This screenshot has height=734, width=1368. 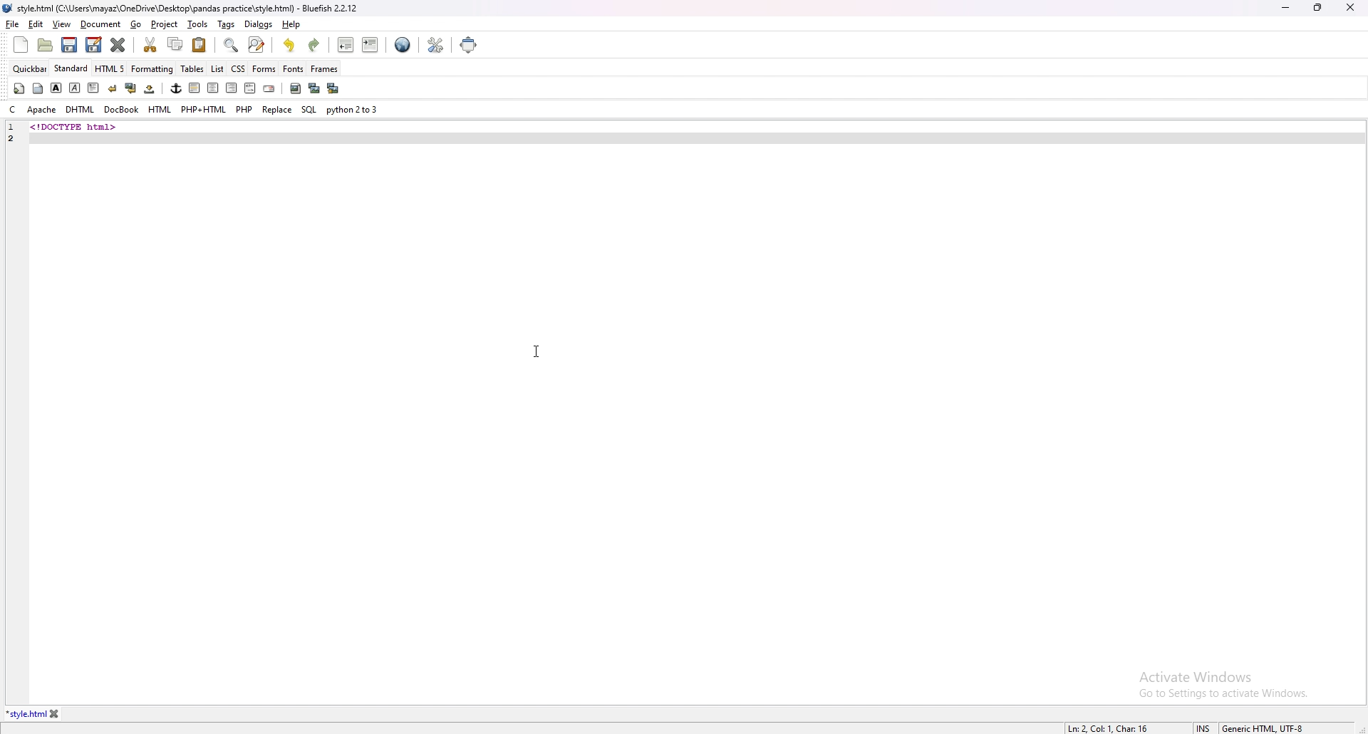 I want to click on html, so click(x=160, y=110).